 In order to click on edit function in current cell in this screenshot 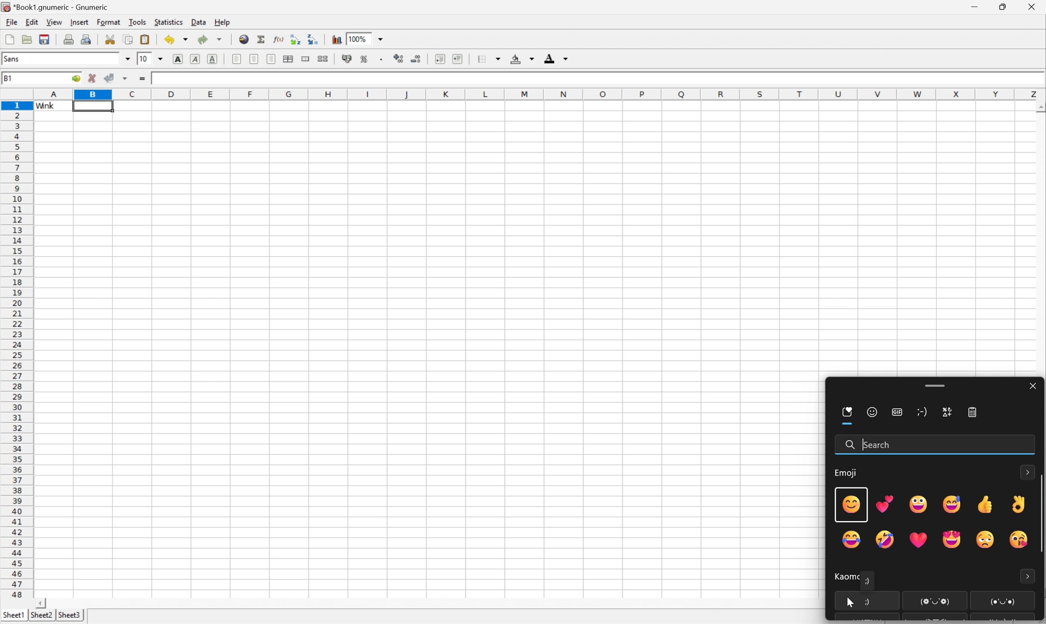, I will do `click(278, 38)`.